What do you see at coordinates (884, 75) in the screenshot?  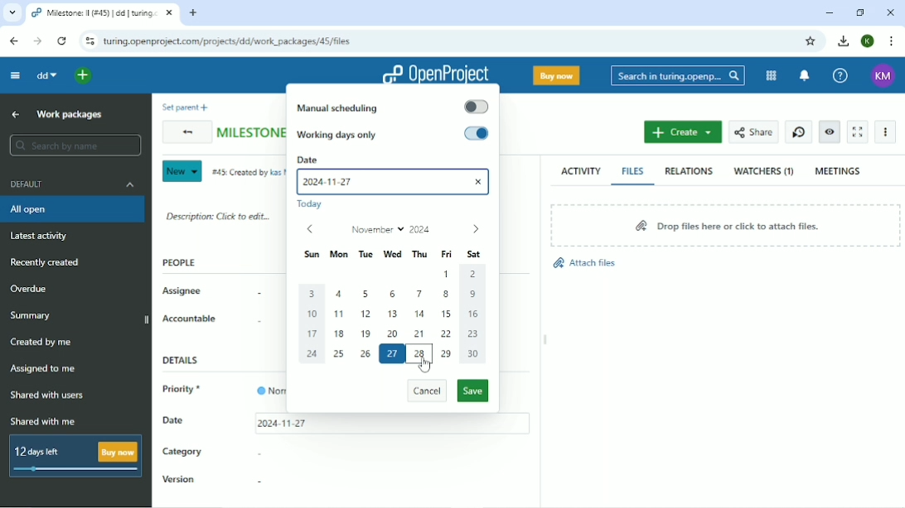 I see `KM` at bounding box center [884, 75].